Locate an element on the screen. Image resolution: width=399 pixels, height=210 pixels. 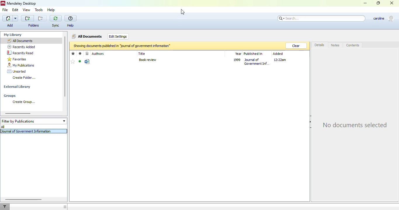
Add folder is located at coordinates (27, 18).